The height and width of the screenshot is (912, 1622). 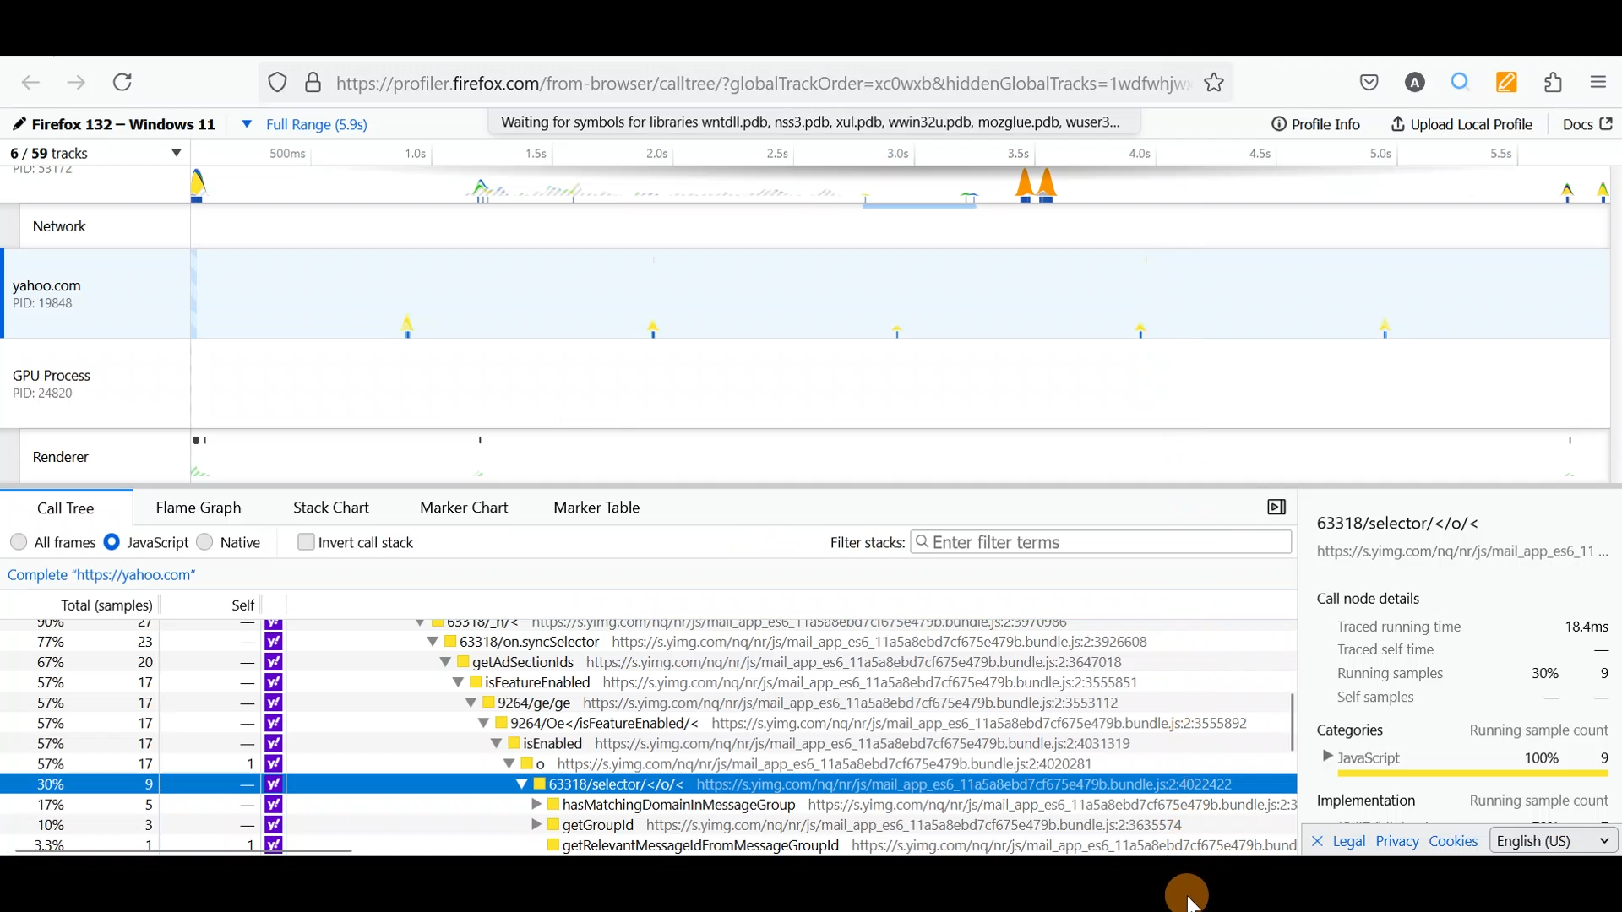 What do you see at coordinates (60, 292) in the screenshot?
I see `yahoo.com
PID: 19848` at bounding box center [60, 292].